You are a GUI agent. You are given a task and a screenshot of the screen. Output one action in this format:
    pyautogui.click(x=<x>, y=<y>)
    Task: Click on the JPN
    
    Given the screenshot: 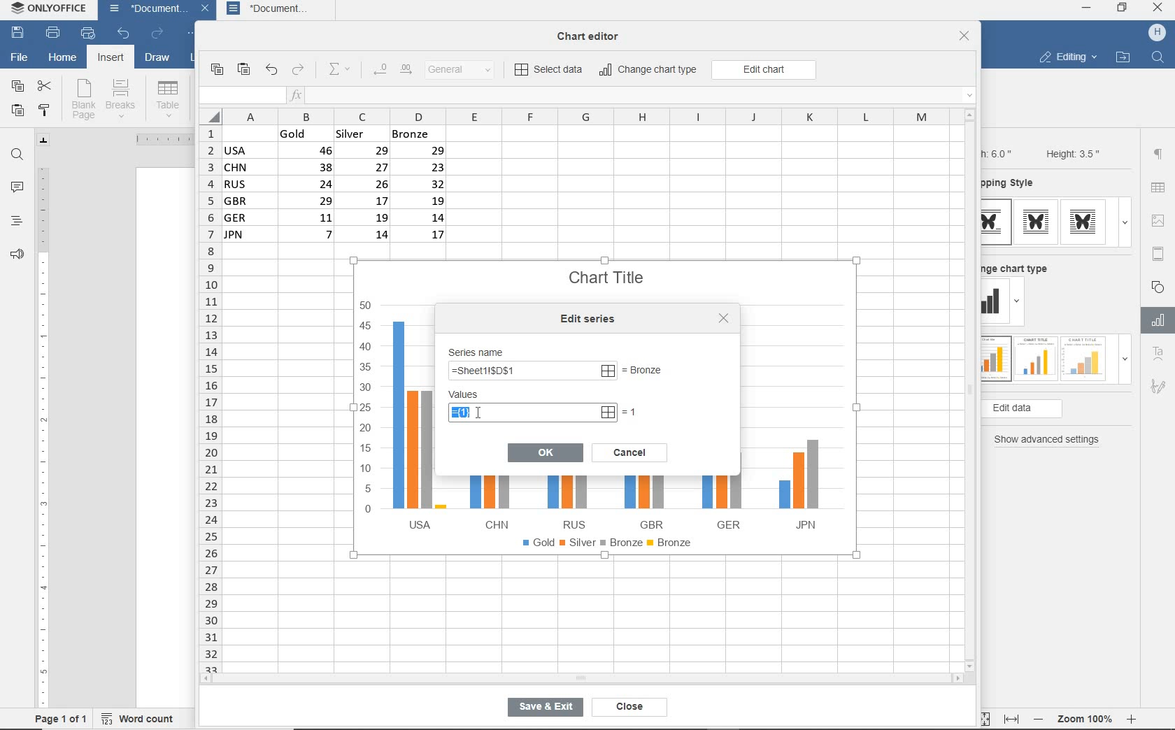 What is the action you would take?
    pyautogui.click(x=795, y=487)
    